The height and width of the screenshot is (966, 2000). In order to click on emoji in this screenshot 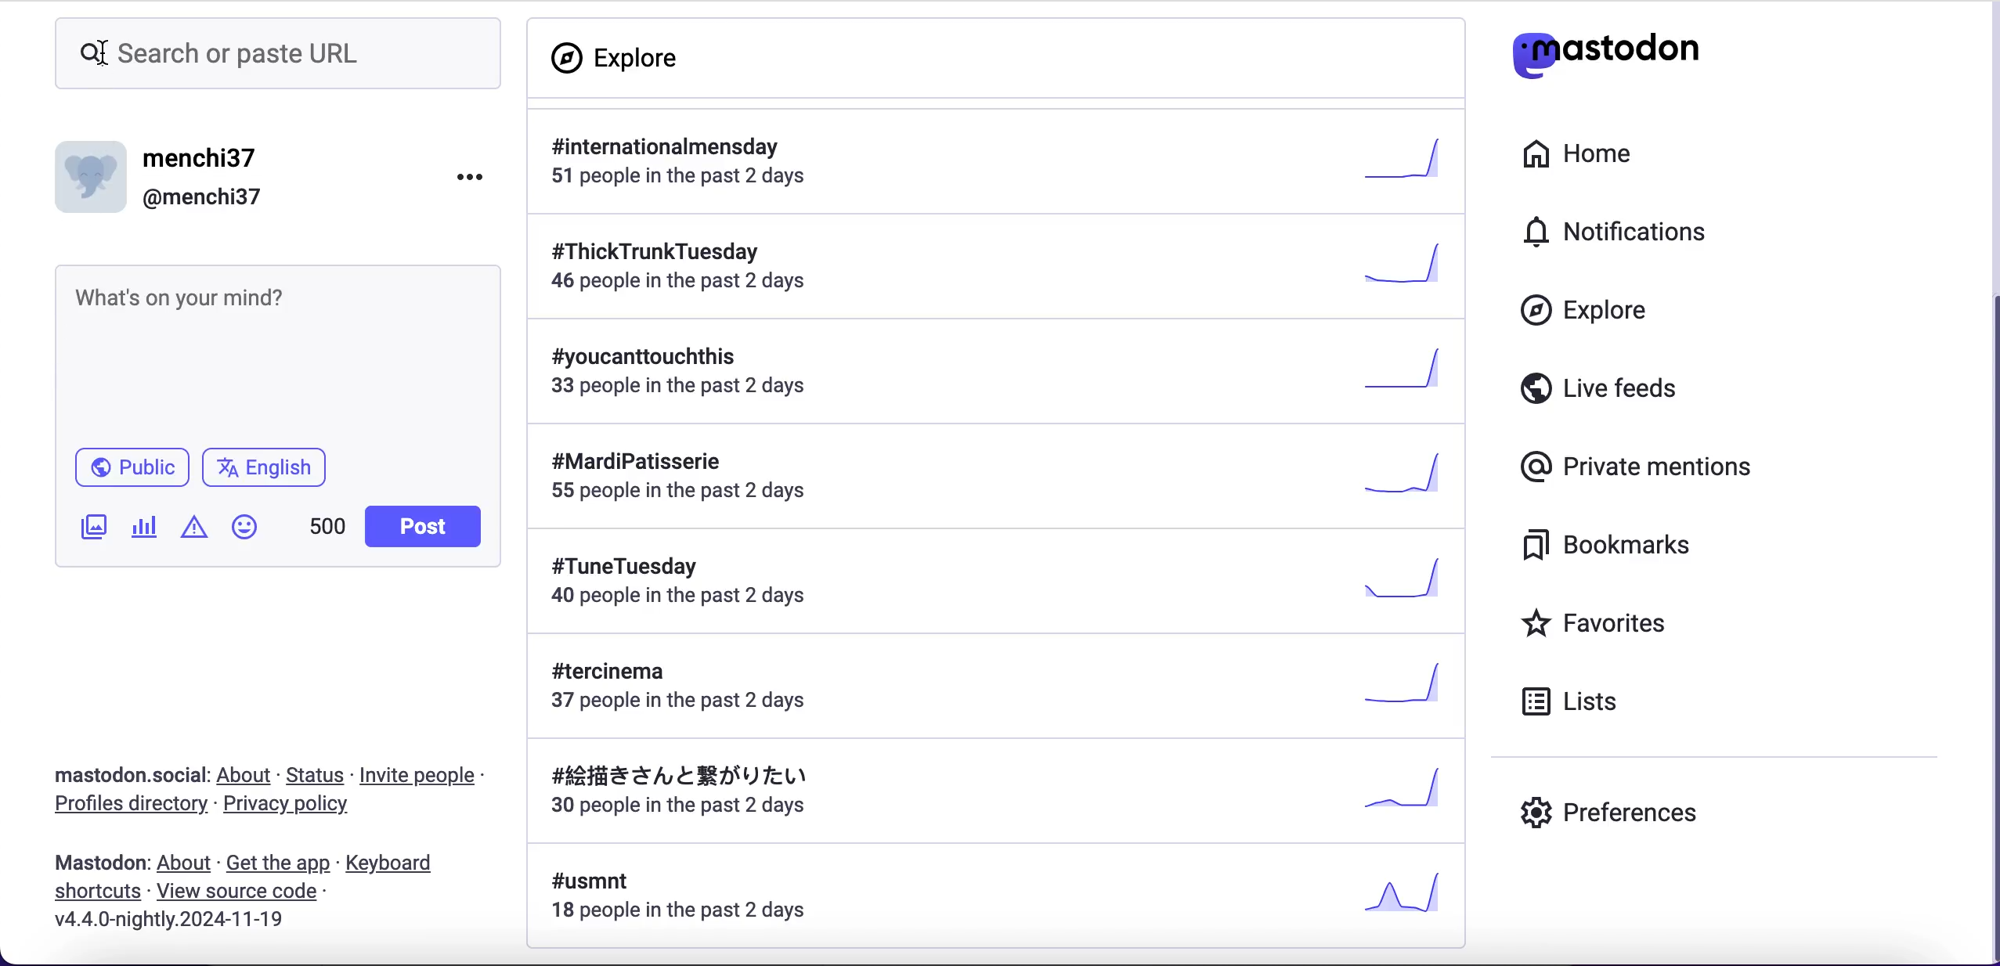, I will do `click(249, 527)`.